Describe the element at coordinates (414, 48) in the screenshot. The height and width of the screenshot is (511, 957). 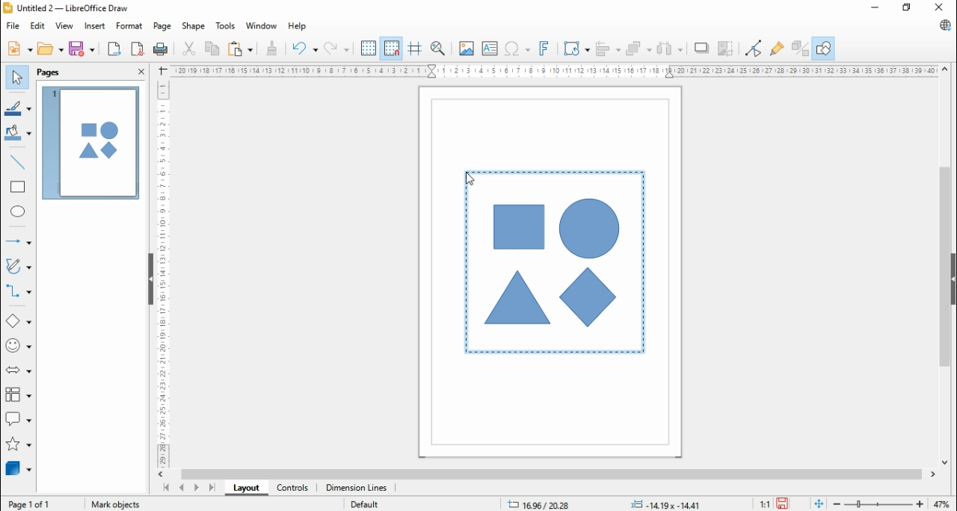
I see `helplines while moving` at that location.